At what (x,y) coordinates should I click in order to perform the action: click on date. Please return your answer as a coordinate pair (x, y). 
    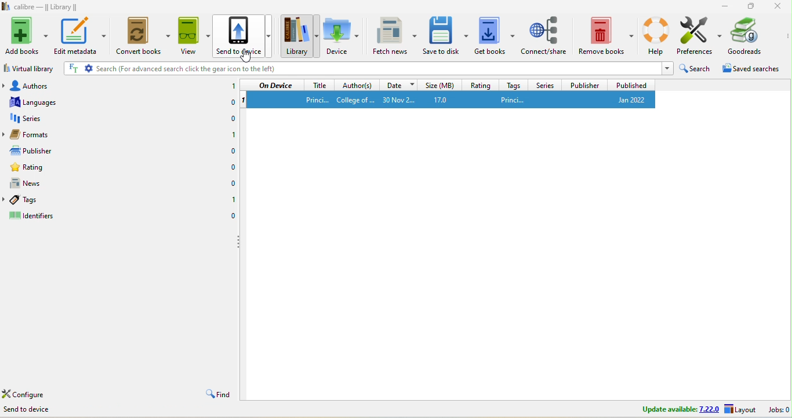
    Looking at the image, I should click on (401, 85).